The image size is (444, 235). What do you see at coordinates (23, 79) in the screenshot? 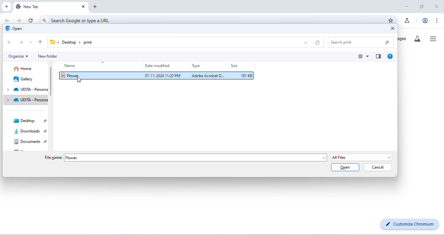
I see `gallery` at bounding box center [23, 79].